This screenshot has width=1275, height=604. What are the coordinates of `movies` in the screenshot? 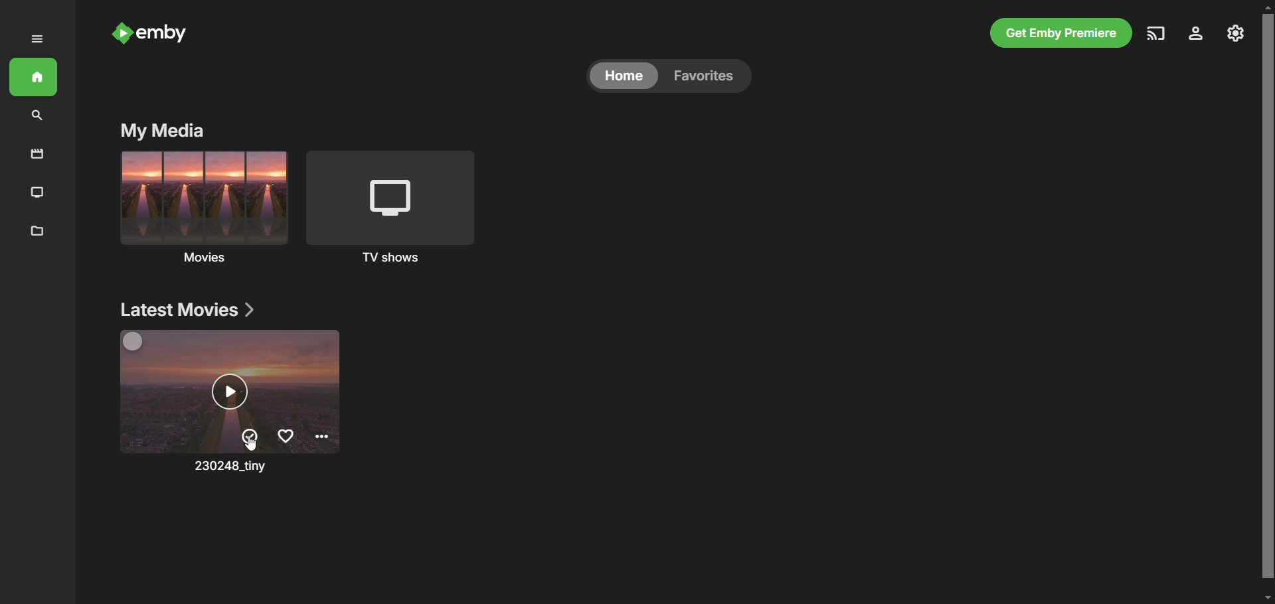 It's located at (39, 152).